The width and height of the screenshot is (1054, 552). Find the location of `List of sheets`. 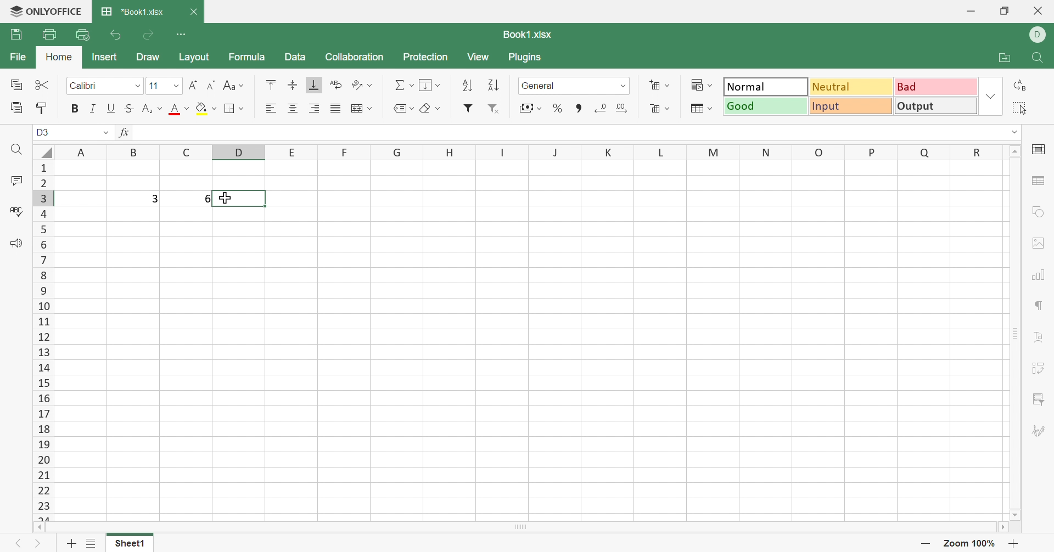

List of sheets is located at coordinates (91, 543).